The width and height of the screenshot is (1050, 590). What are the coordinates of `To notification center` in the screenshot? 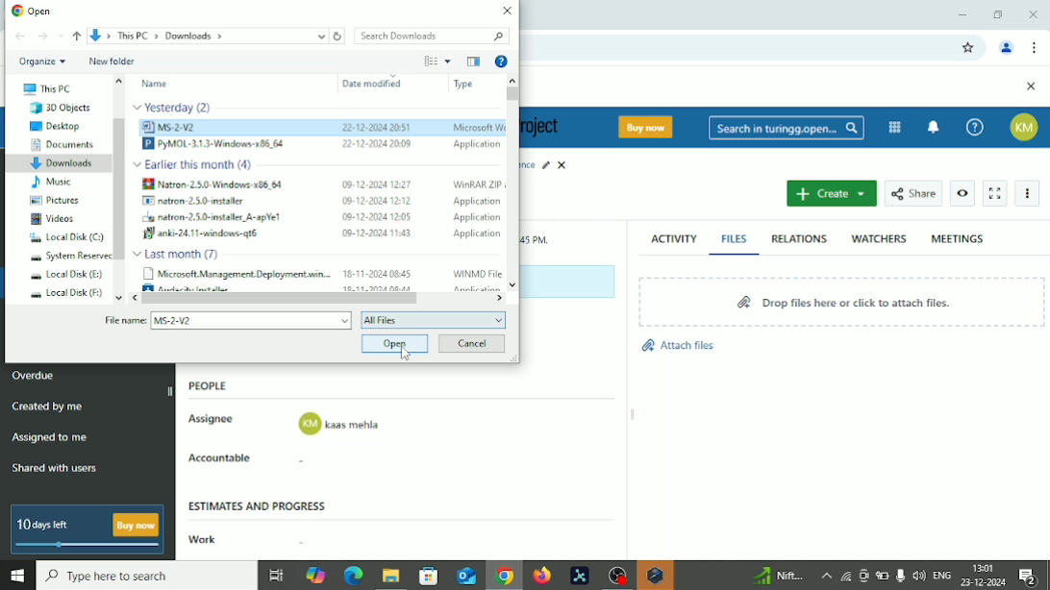 It's located at (934, 125).